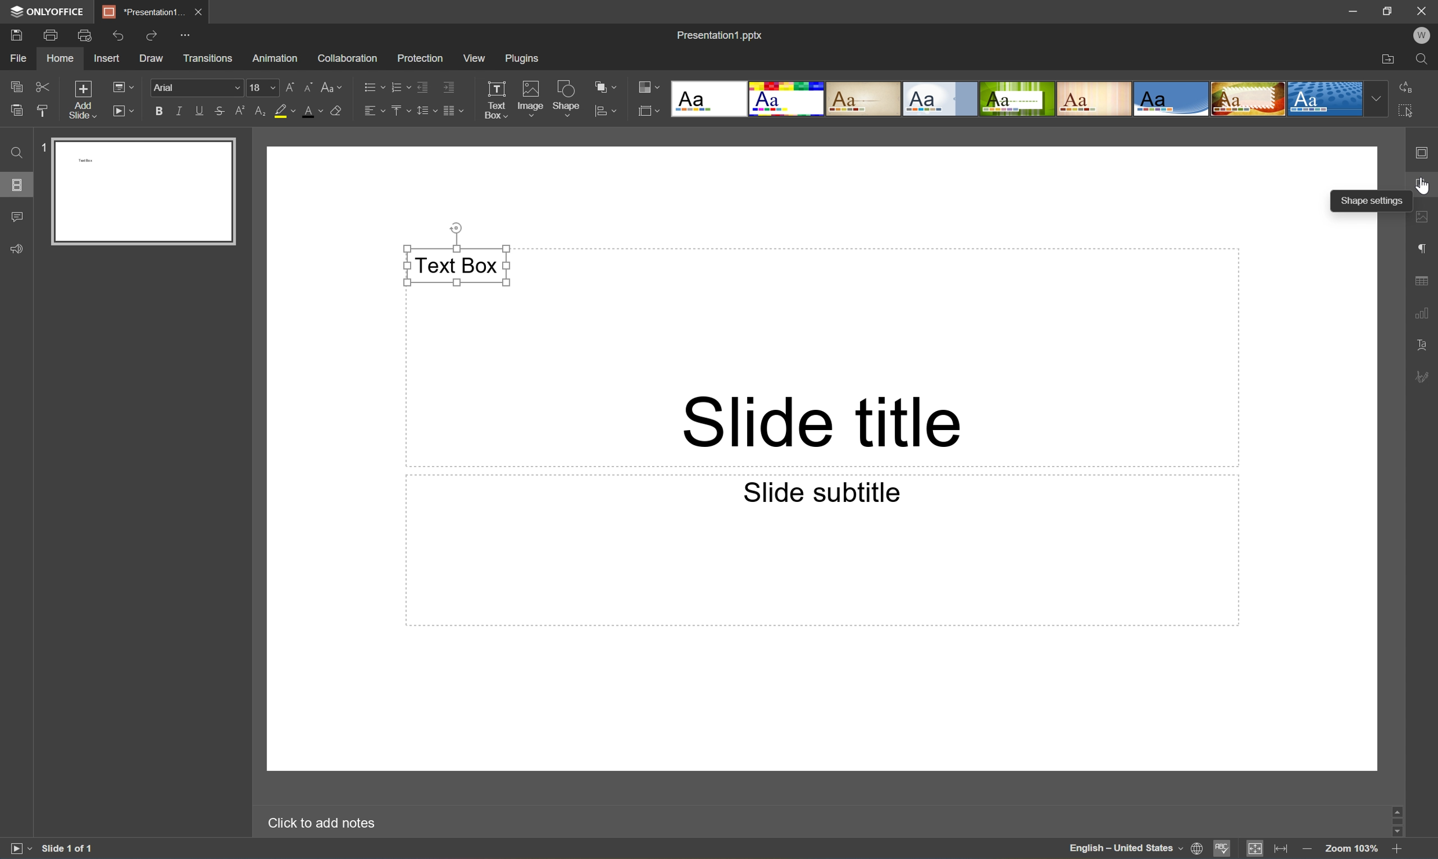 Image resolution: width=1438 pixels, height=859 pixels. I want to click on Shape, so click(565, 98).